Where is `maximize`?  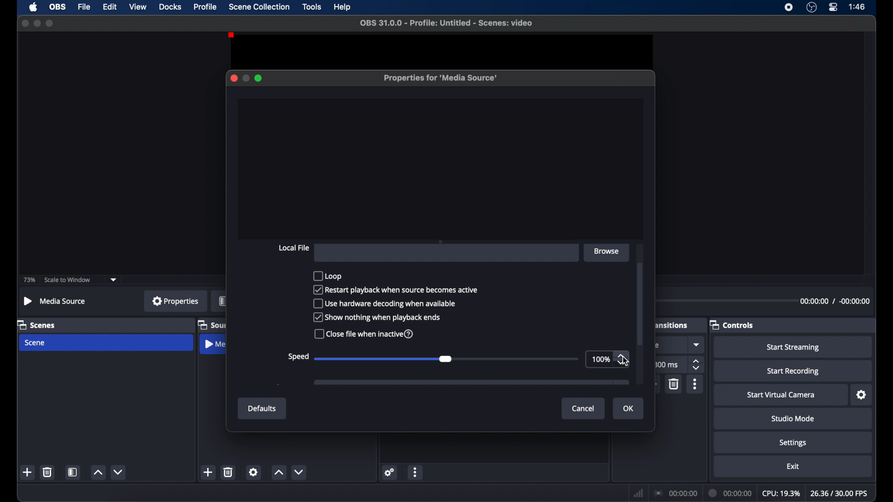 maximize is located at coordinates (259, 78).